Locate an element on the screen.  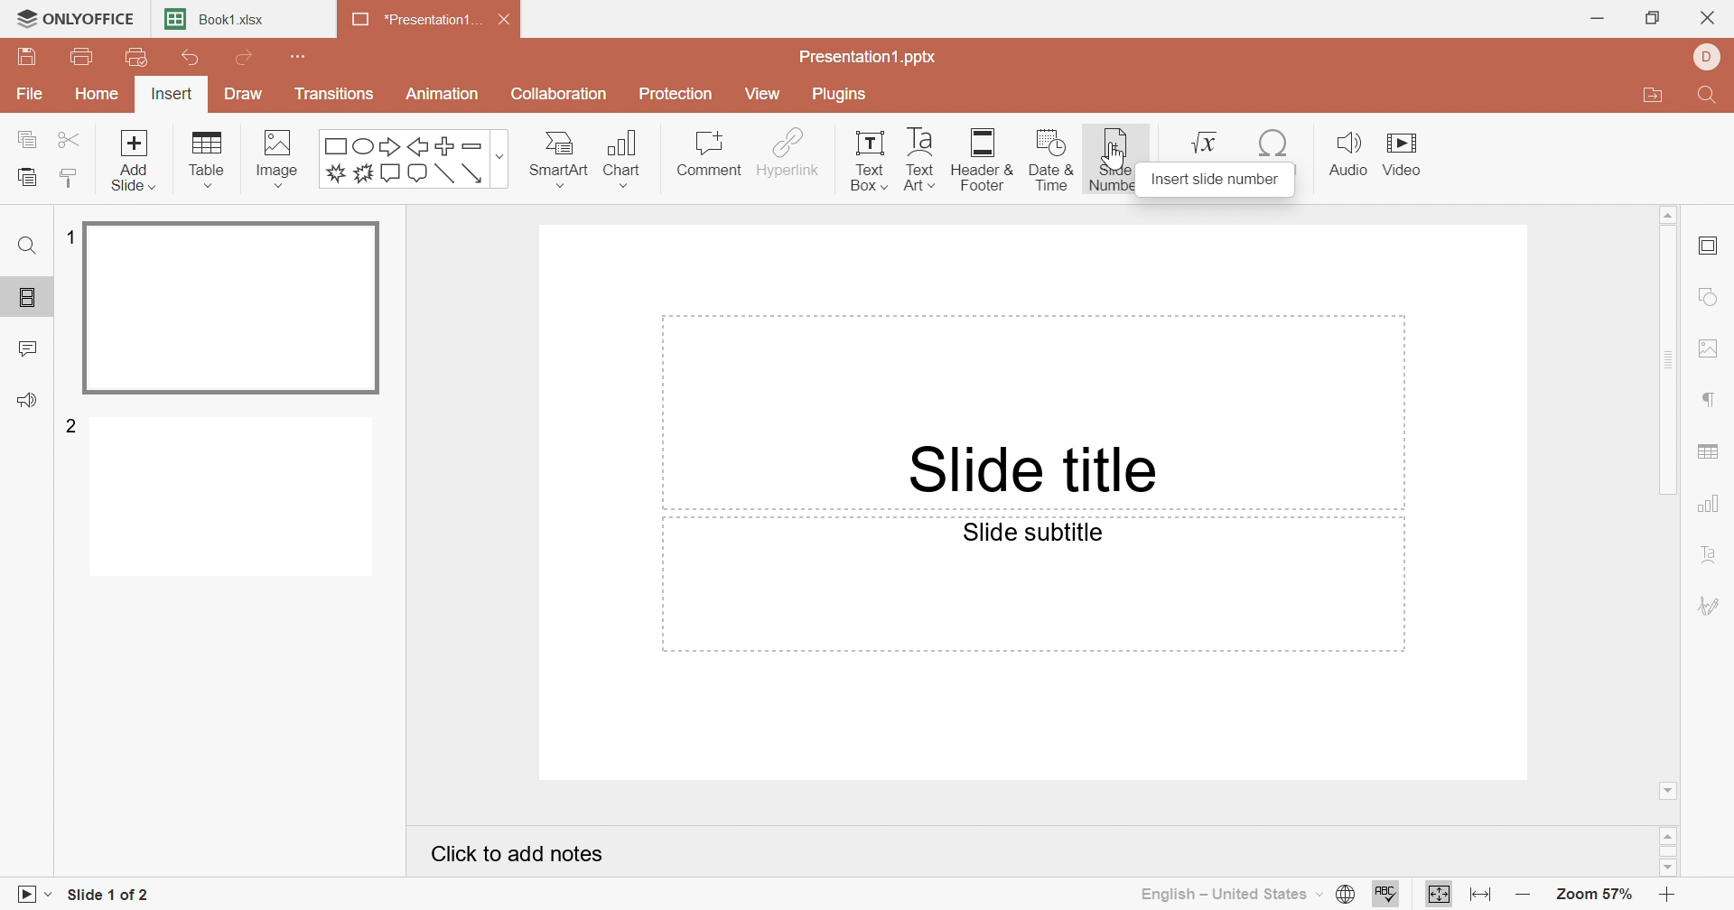
Close is located at coordinates (510, 23).